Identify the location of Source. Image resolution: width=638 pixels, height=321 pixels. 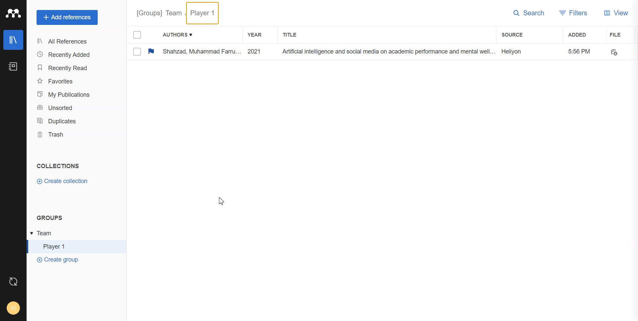
(514, 35).